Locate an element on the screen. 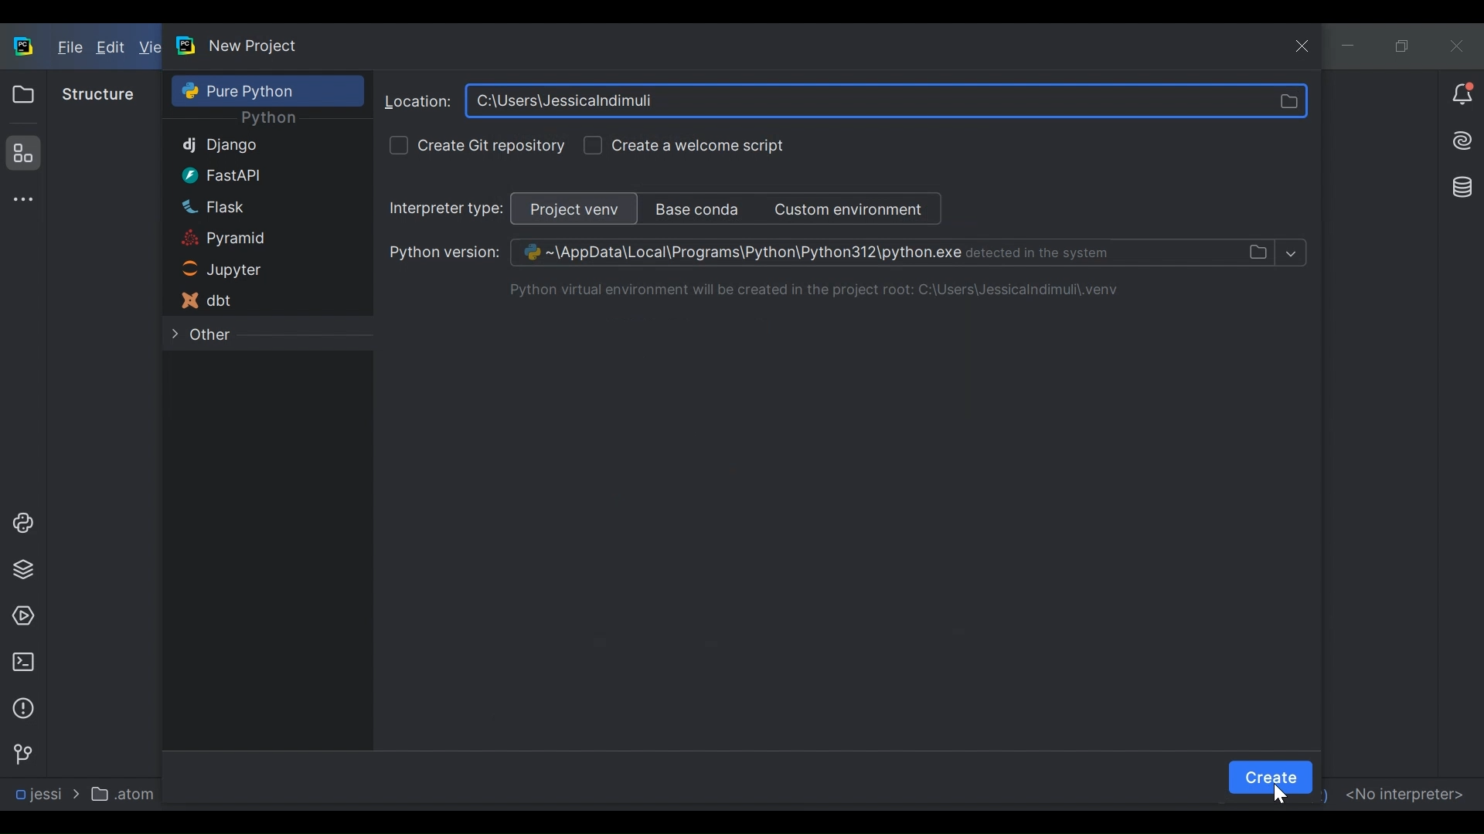 The width and height of the screenshot is (1484, 834). Cursor is located at coordinates (1279, 794).